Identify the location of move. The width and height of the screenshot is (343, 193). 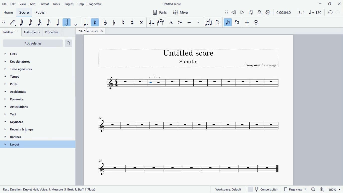
(223, 12).